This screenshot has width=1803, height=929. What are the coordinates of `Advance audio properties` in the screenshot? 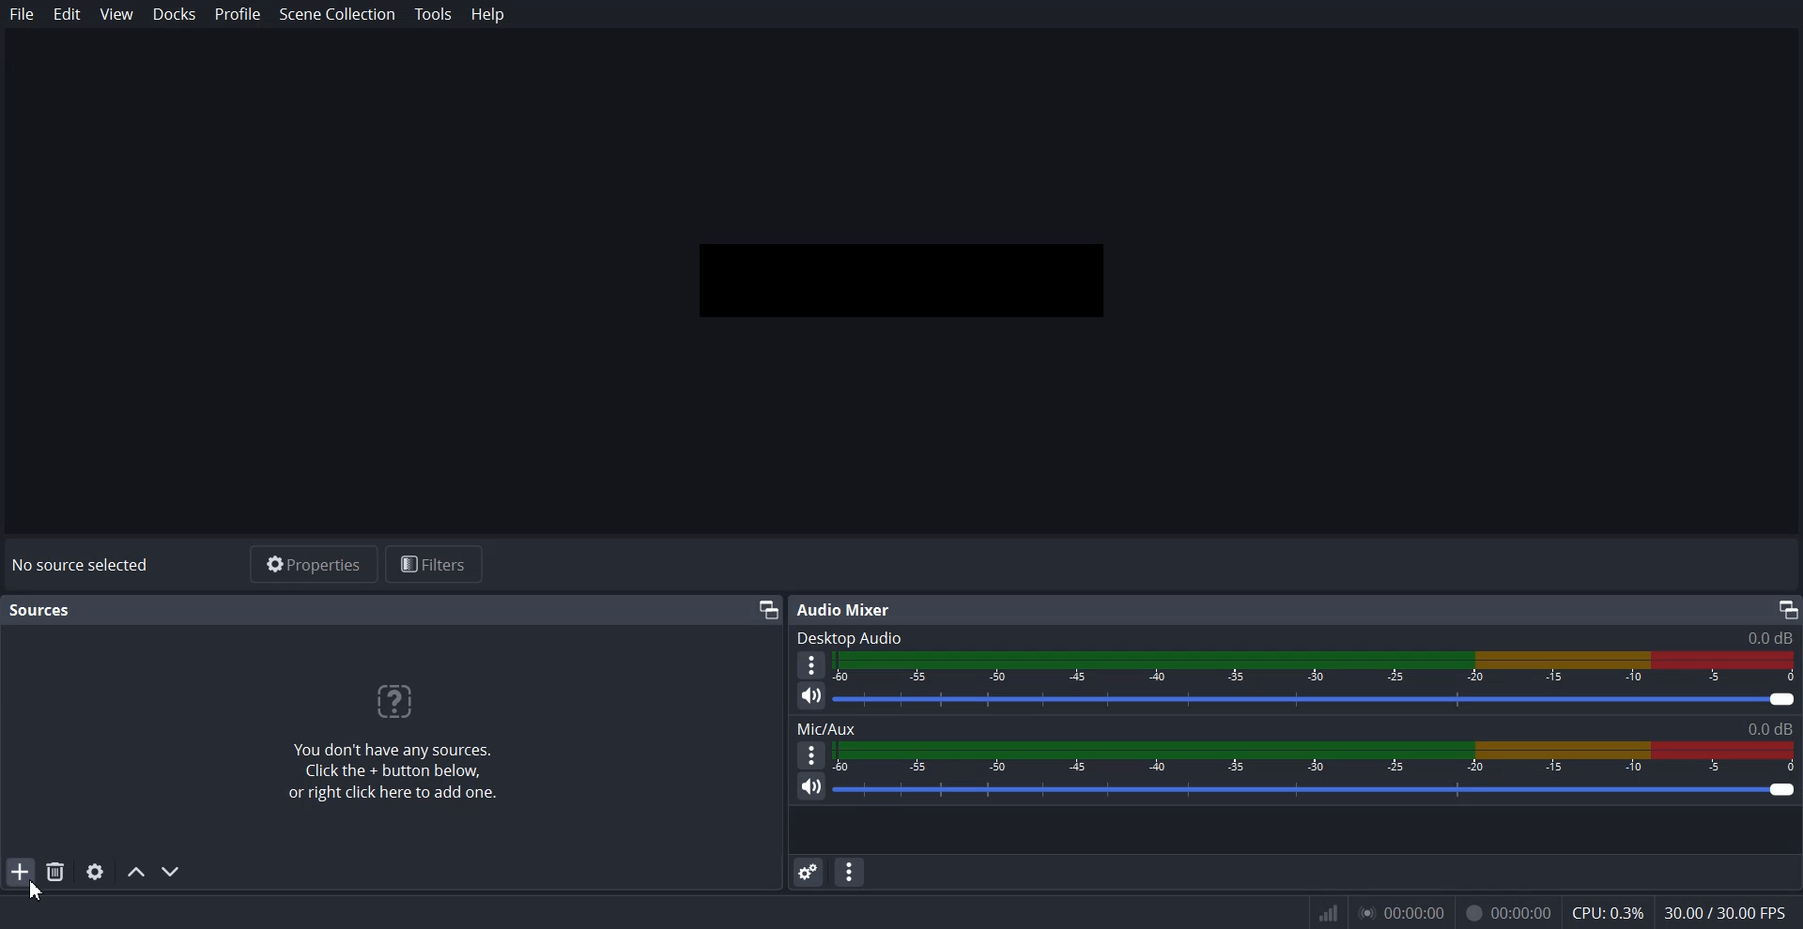 It's located at (808, 872).